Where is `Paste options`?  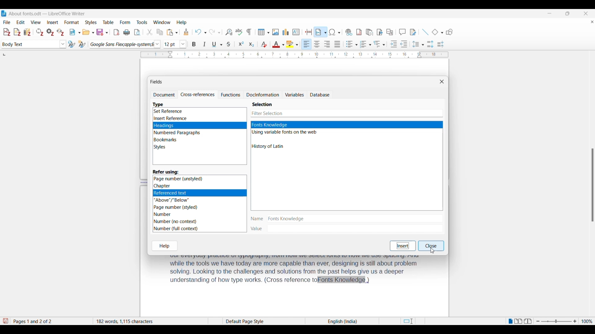
Paste options is located at coordinates (172, 32).